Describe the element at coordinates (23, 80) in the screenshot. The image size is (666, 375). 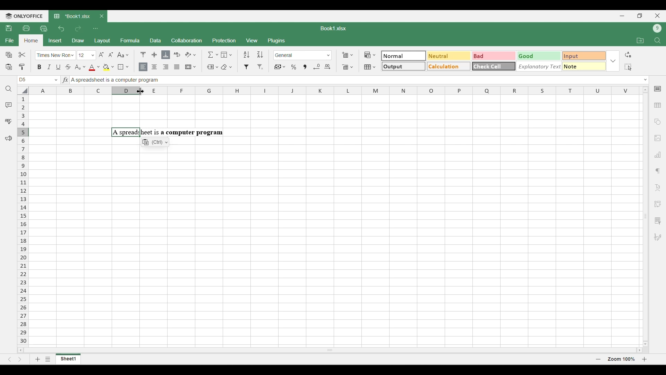
I see `Selected cell` at that location.